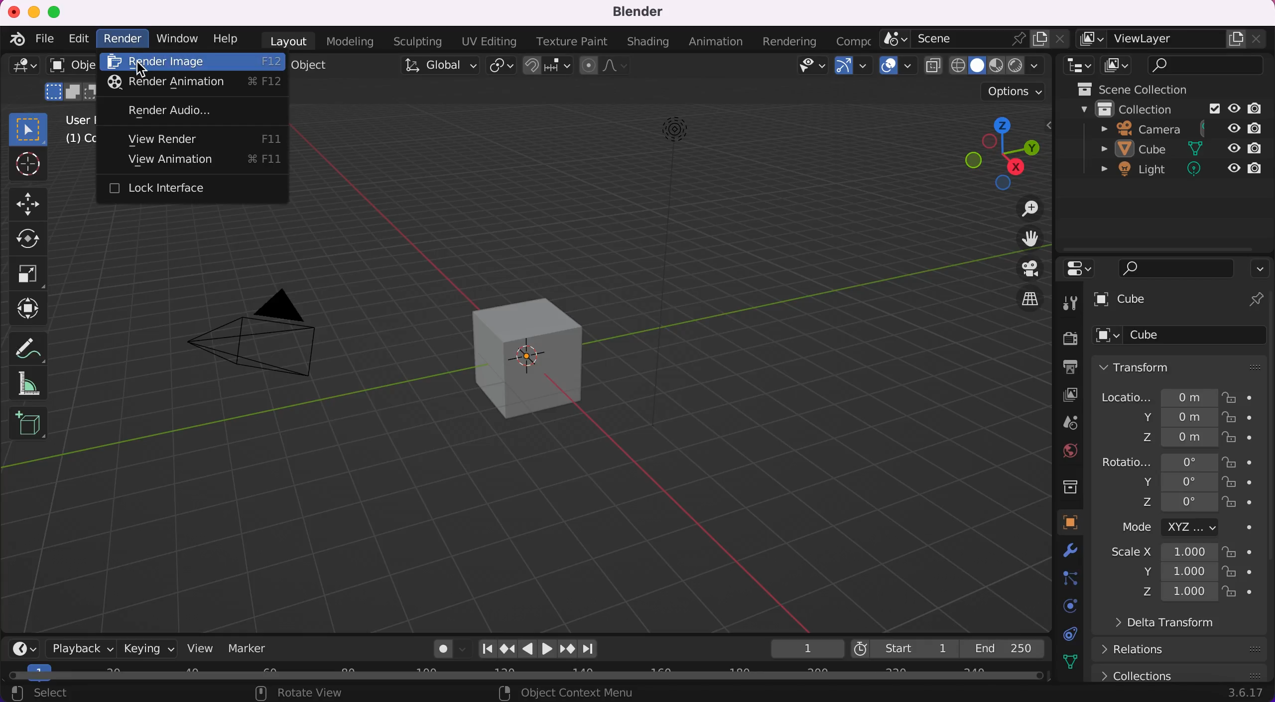  Describe the element at coordinates (1067, 661) in the screenshot. I see `data` at that location.